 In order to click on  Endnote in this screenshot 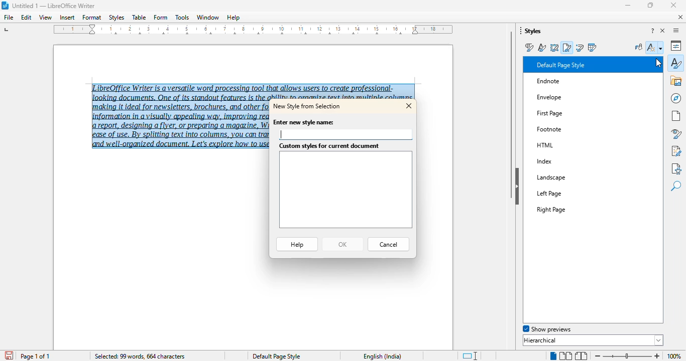, I will do `click(579, 83)`.